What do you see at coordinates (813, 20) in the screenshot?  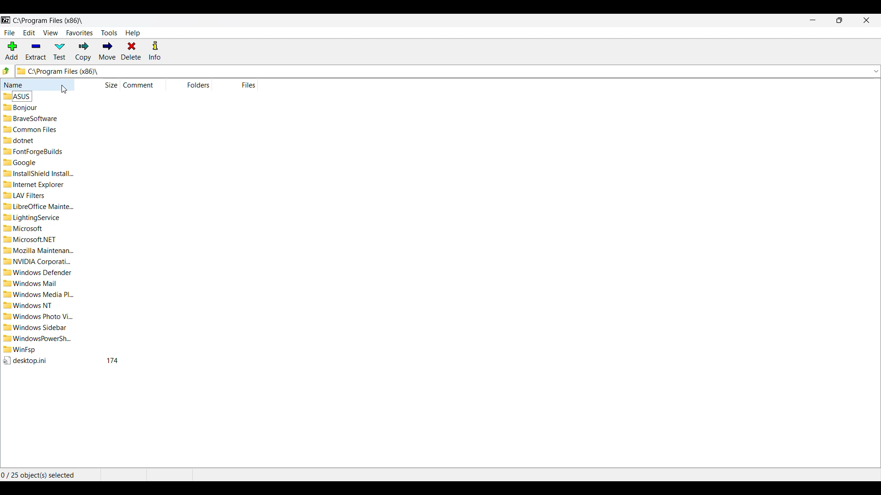 I see `Minimize` at bounding box center [813, 20].